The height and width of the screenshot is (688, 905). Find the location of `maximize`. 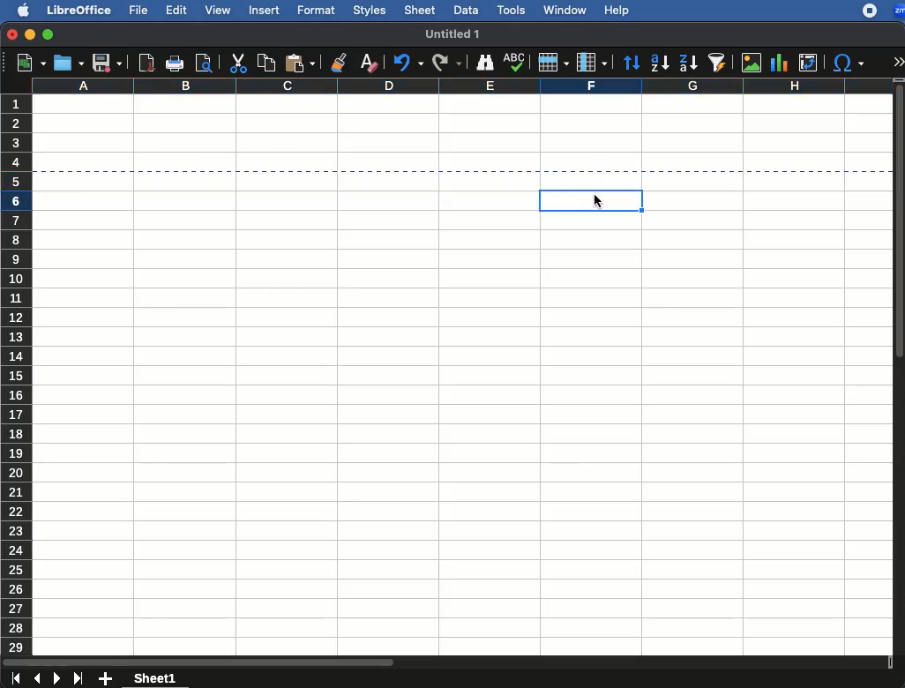

maximize is located at coordinates (48, 34).